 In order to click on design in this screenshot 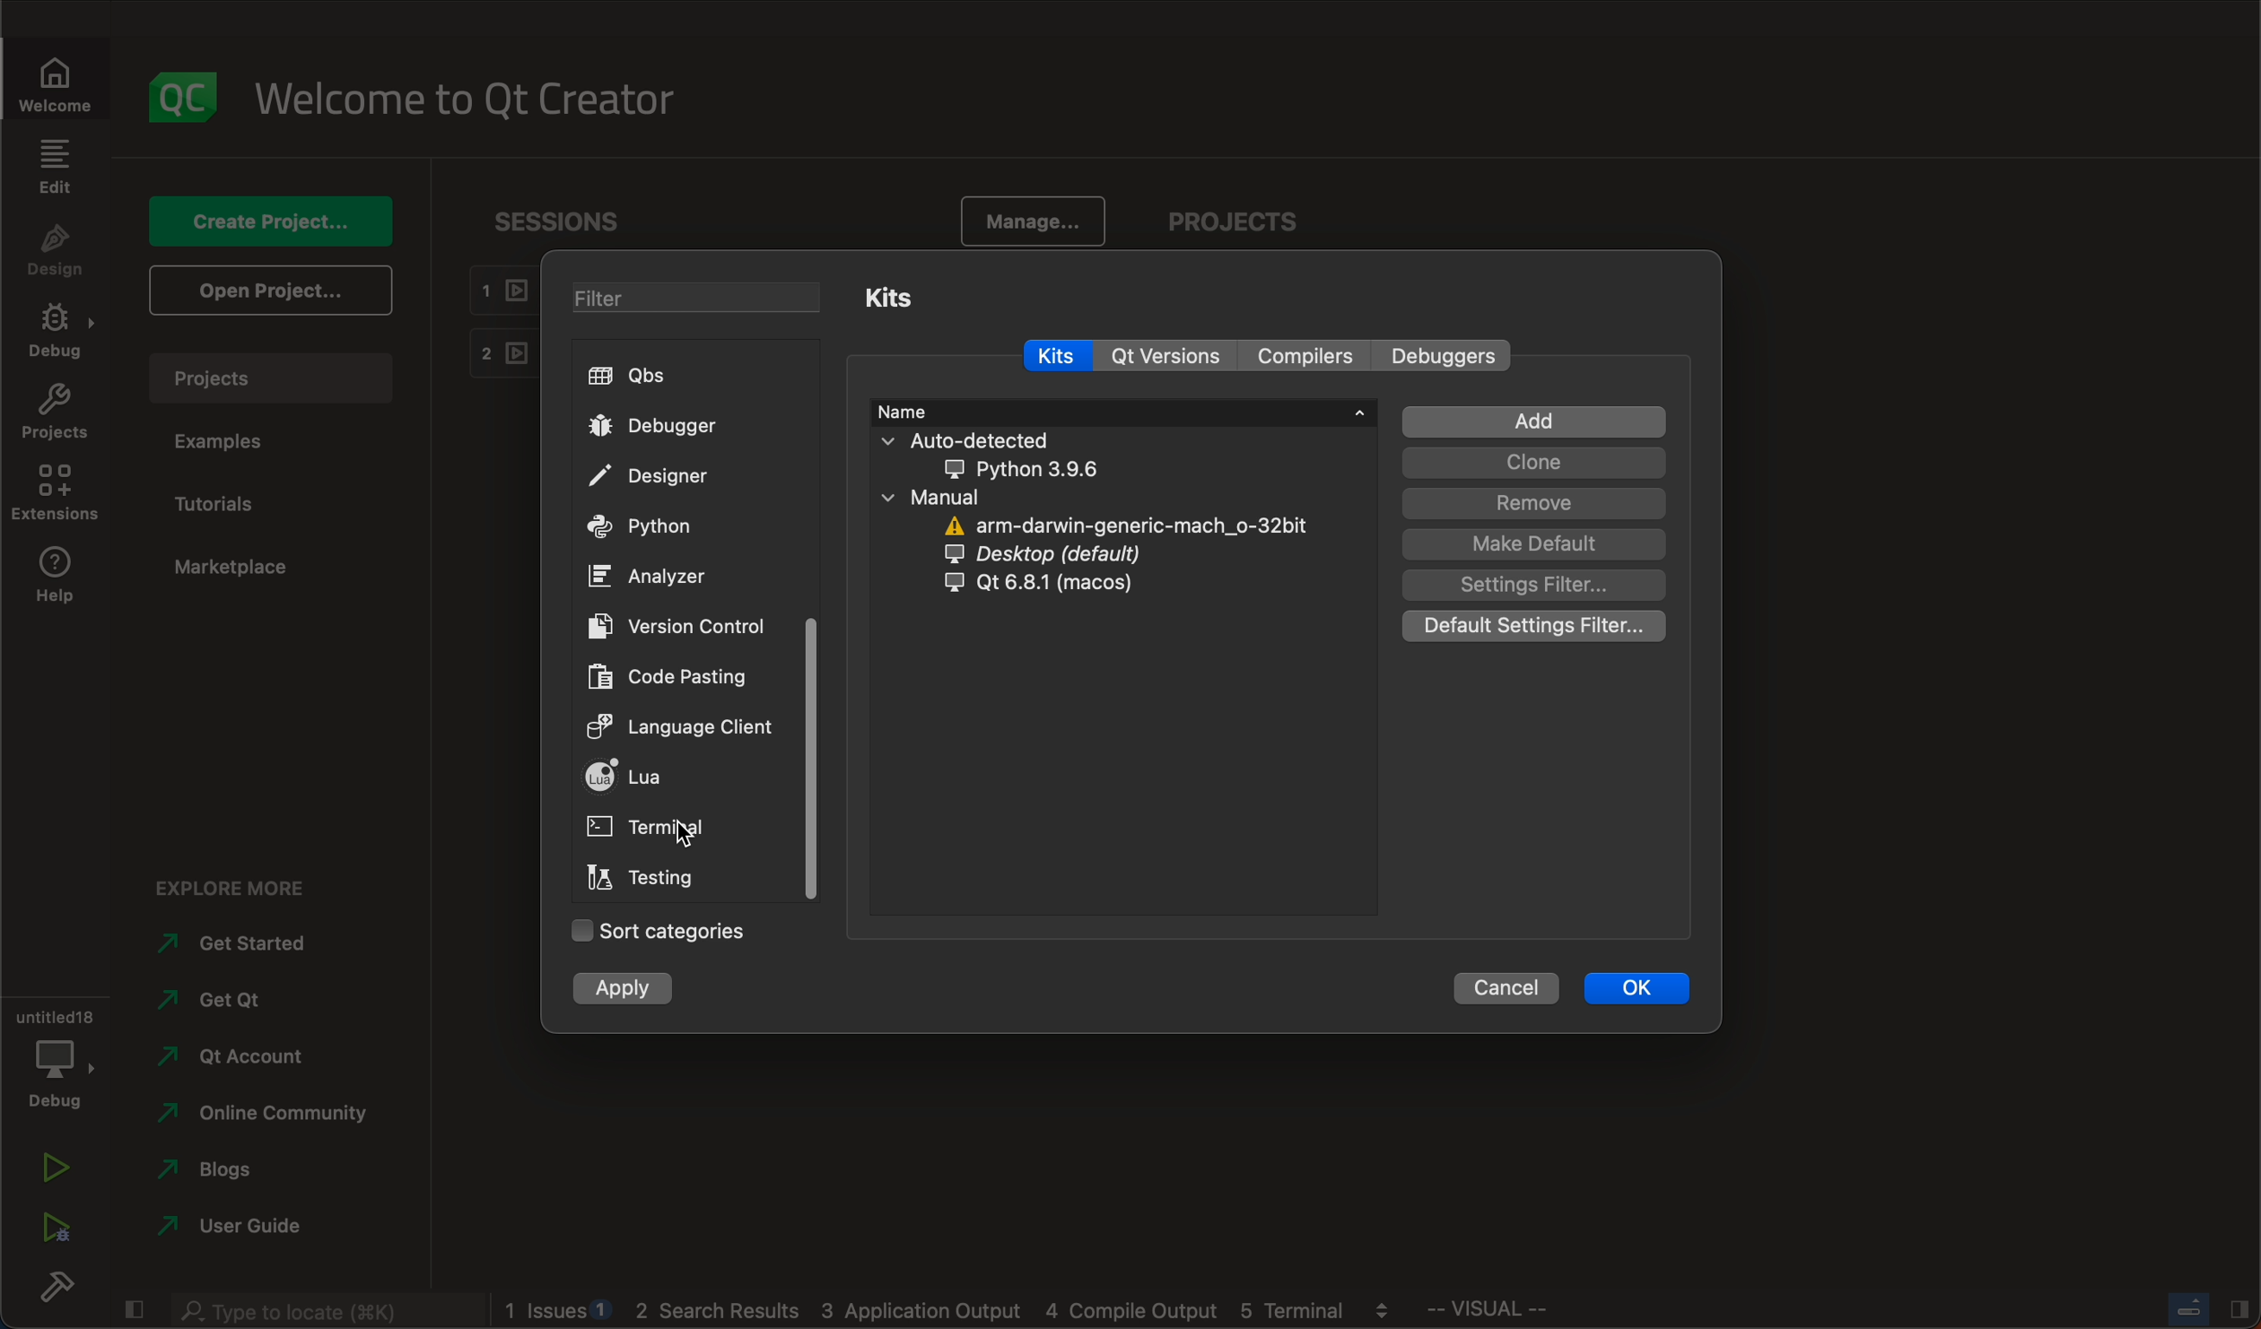, I will do `click(60, 250)`.